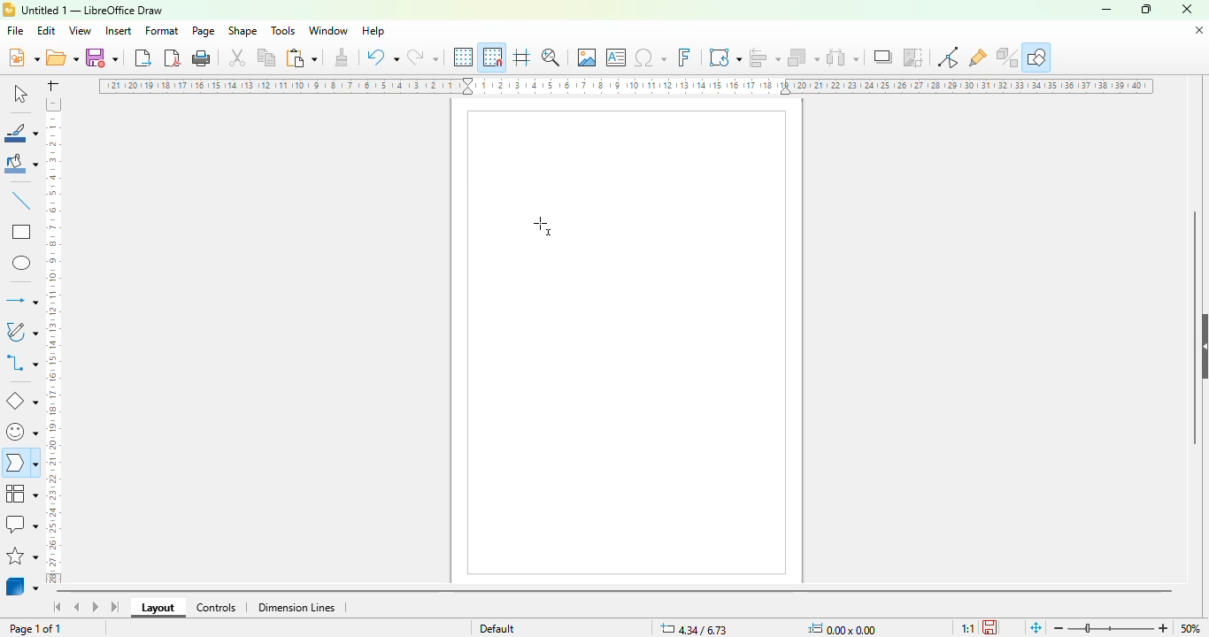 This screenshot has width=1209, height=637. Describe the element at coordinates (22, 164) in the screenshot. I see `fill color` at that location.